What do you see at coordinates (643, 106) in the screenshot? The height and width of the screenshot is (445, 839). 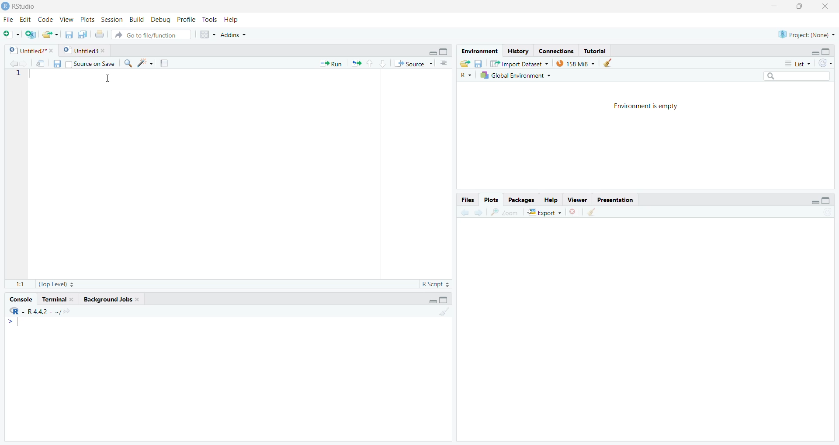 I see `Environment is empty` at bounding box center [643, 106].